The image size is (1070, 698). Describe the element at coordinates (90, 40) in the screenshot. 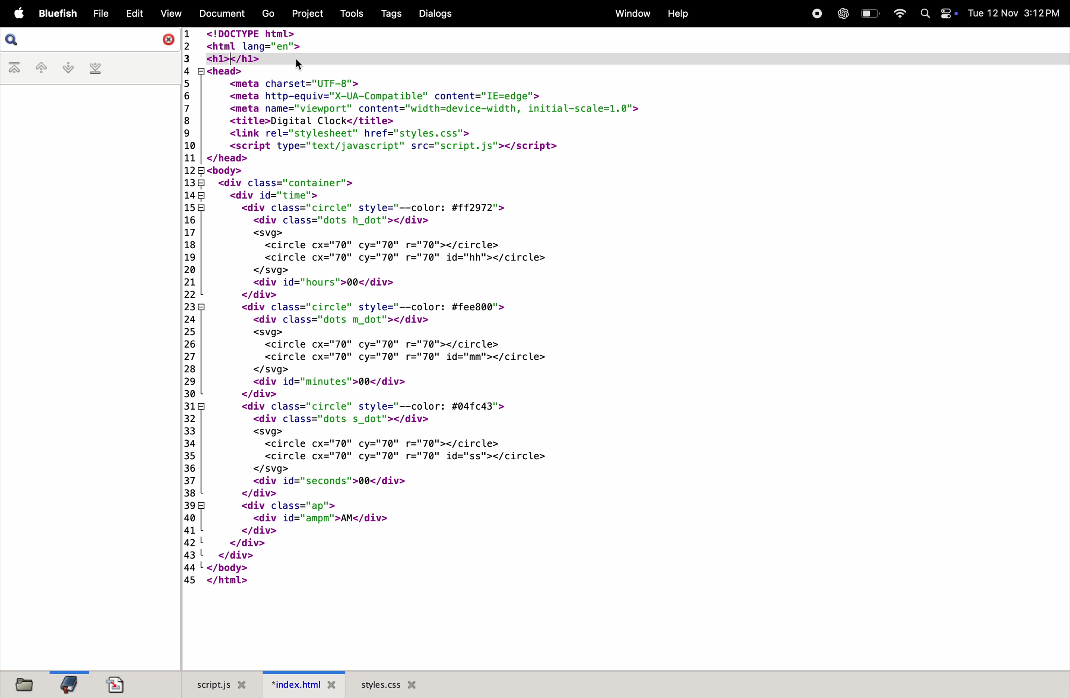

I see `search ` at that location.